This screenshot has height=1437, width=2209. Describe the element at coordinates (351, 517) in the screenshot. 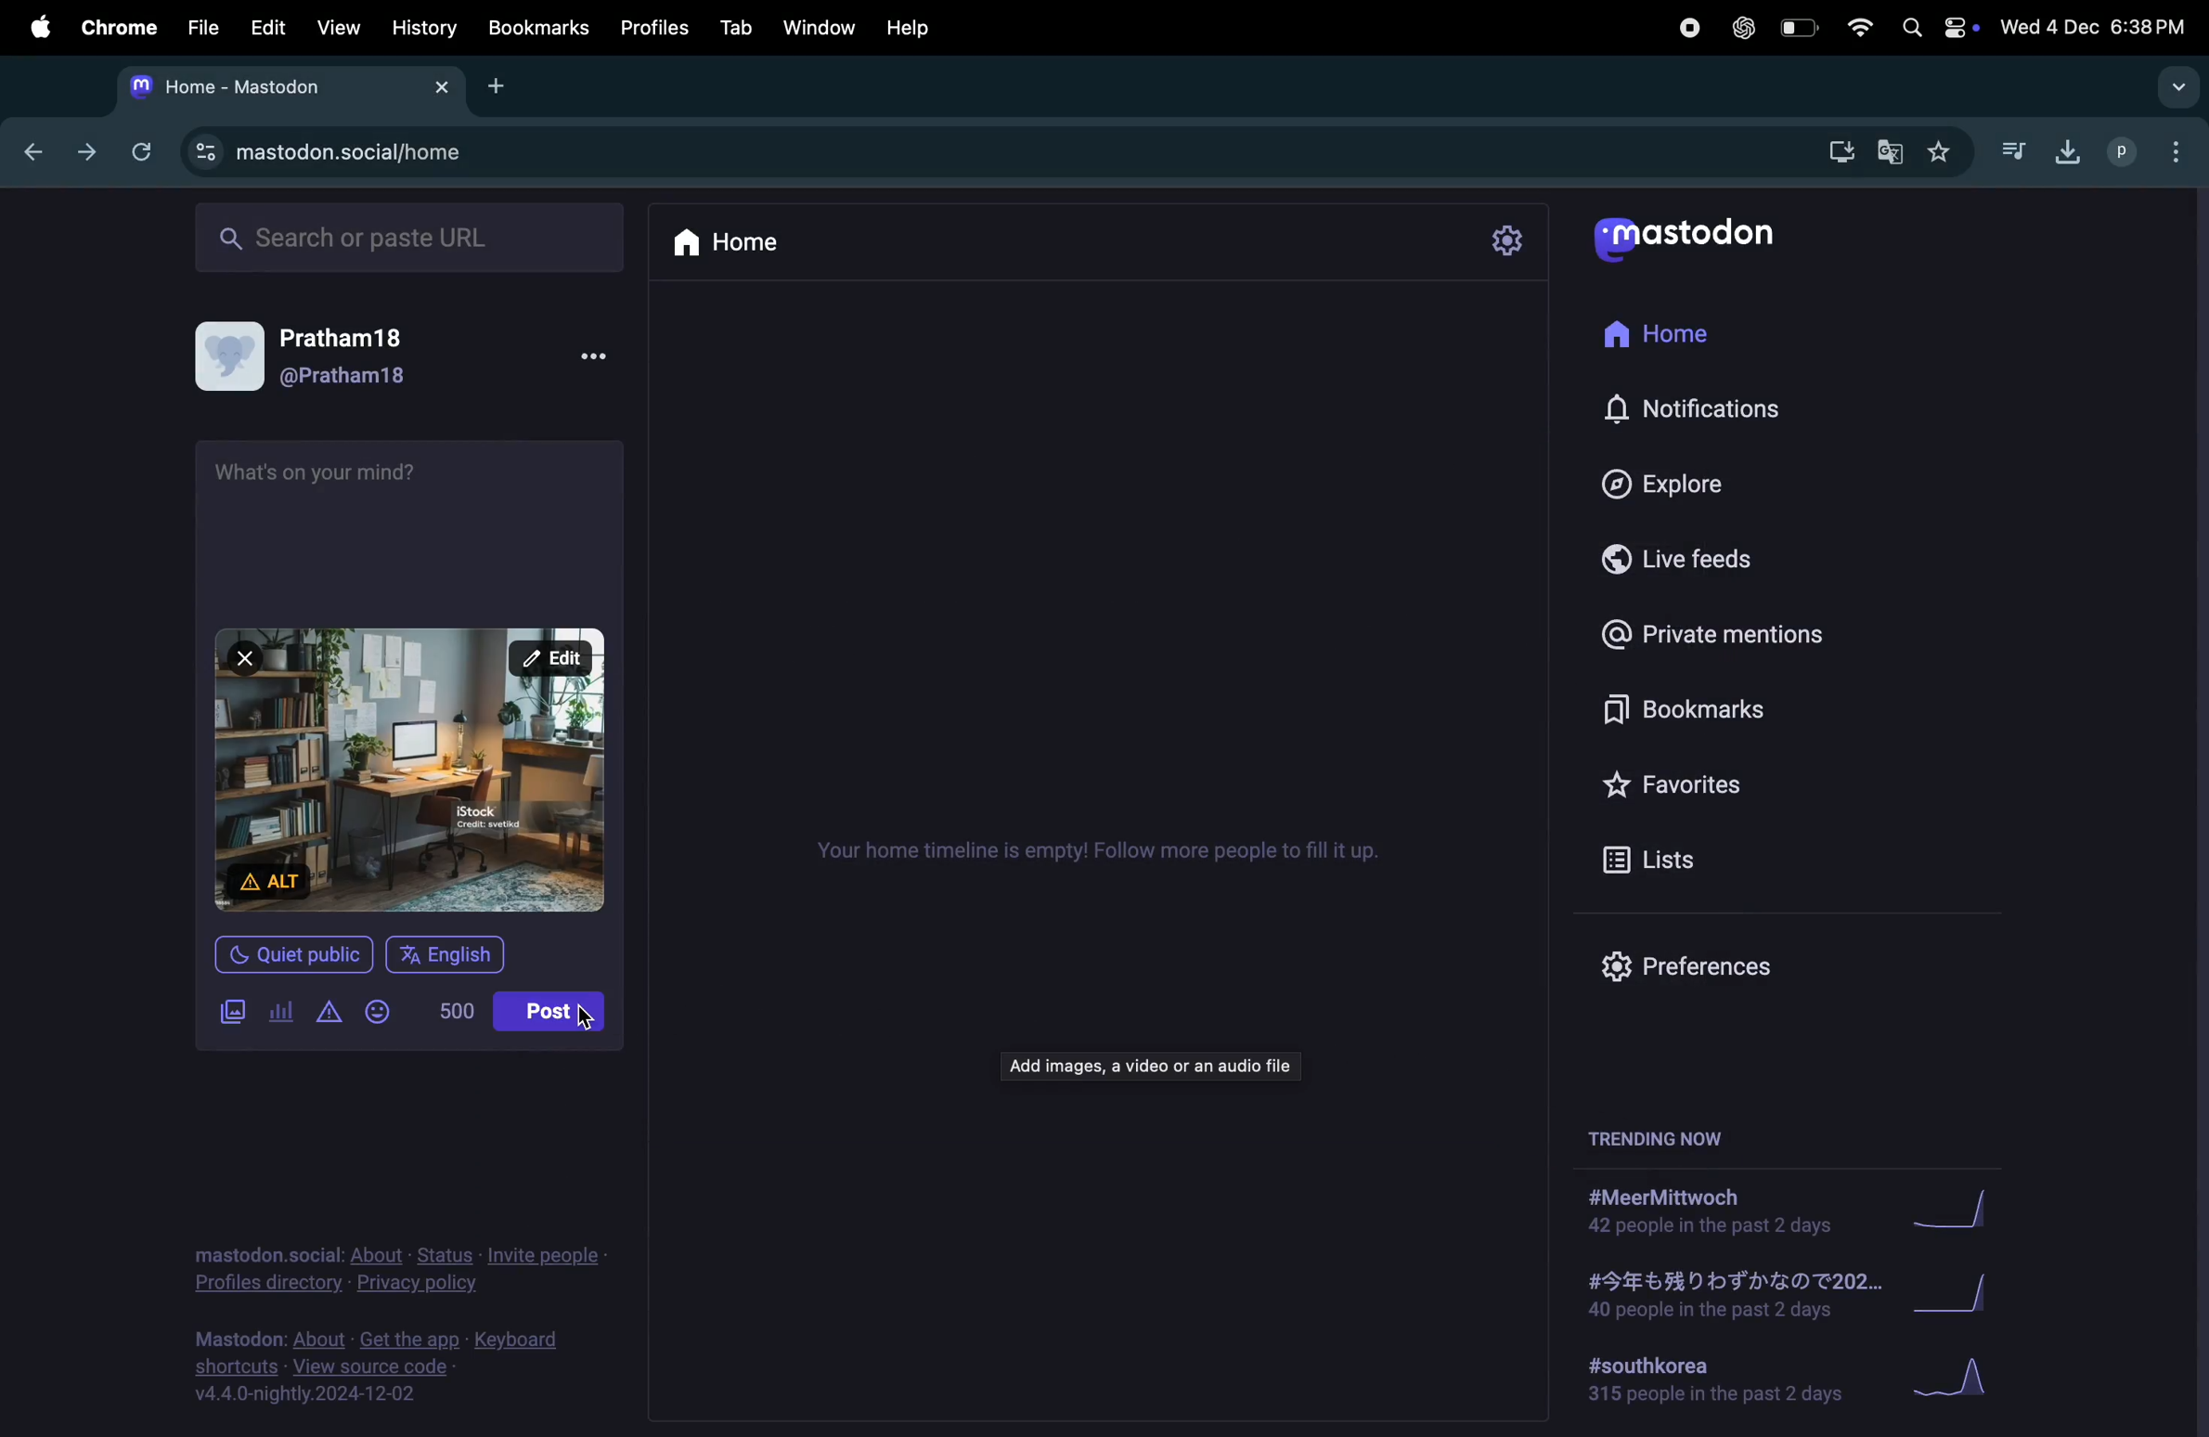

I see `tet box` at that location.